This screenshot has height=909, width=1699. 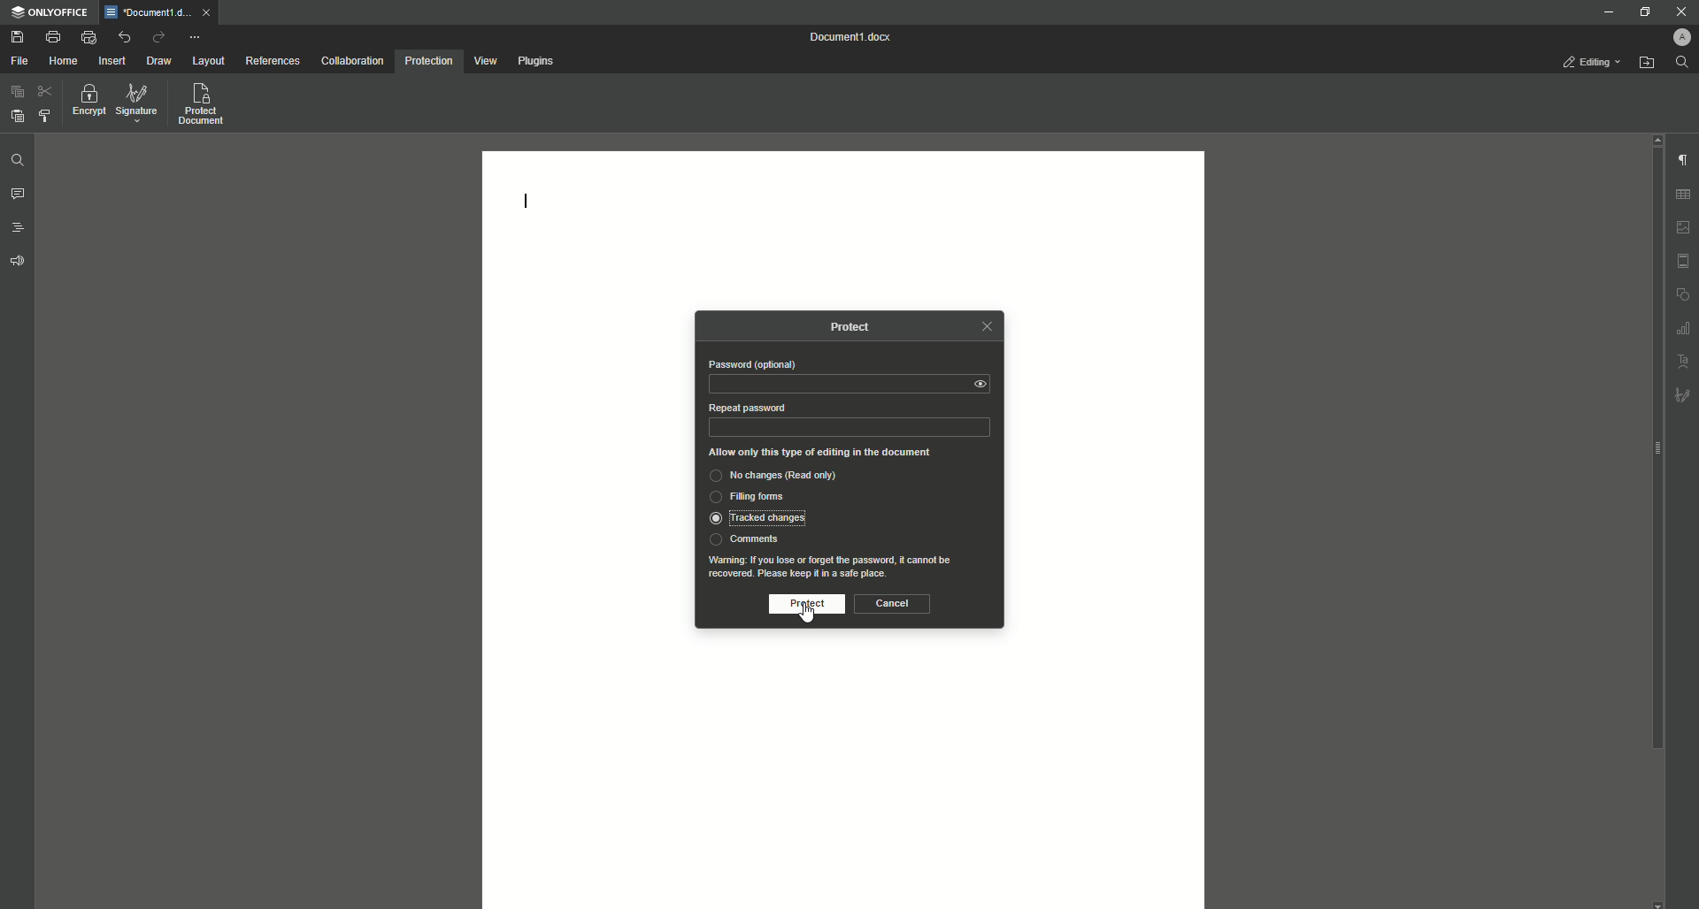 I want to click on Password, so click(x=834, y=385).